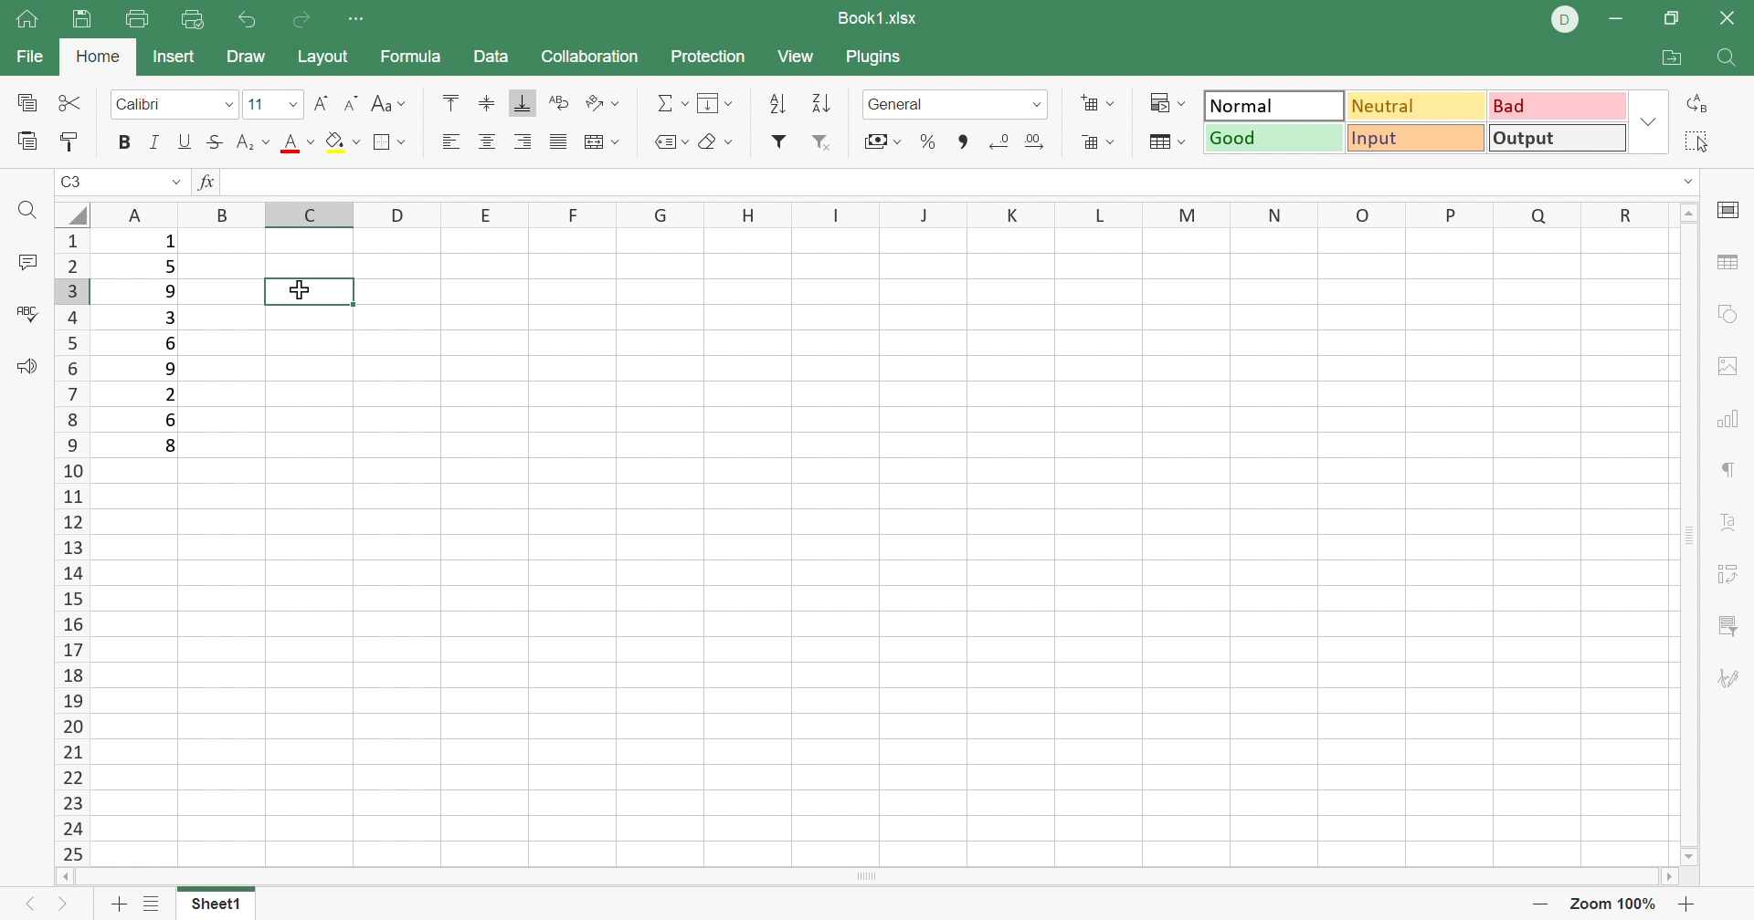 The width and height of the screenshot is (1754, 920). What do you see at coordinates (171, 294) in the screenshot?
I see `9` at bounding box center [171, 294].